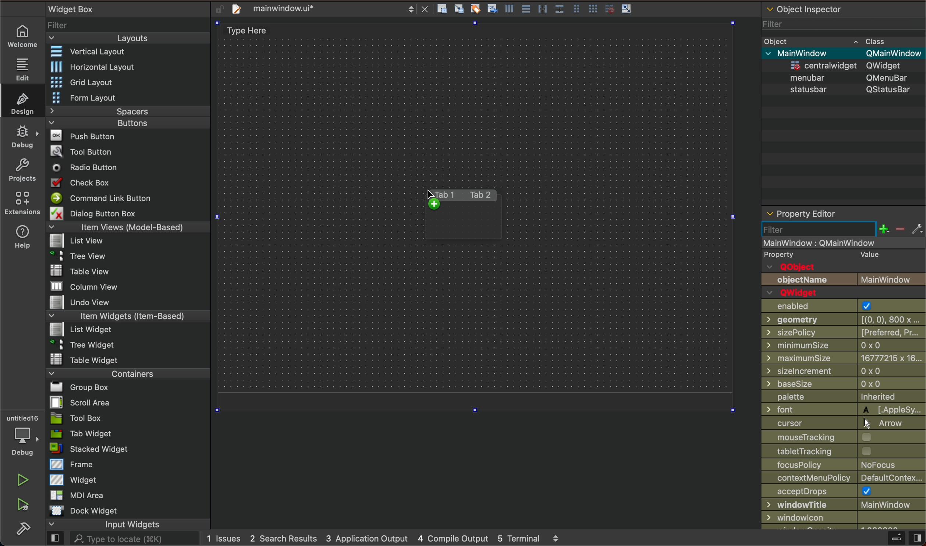 Image resolution: width=926 pixels, height=546 pixels. I want to click on Filter, so click(60, 24).